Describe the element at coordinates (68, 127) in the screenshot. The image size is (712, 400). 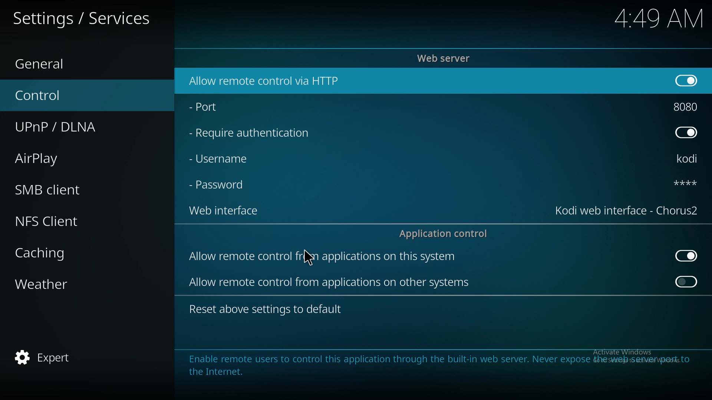
I see `upnp/dlna` at that location.